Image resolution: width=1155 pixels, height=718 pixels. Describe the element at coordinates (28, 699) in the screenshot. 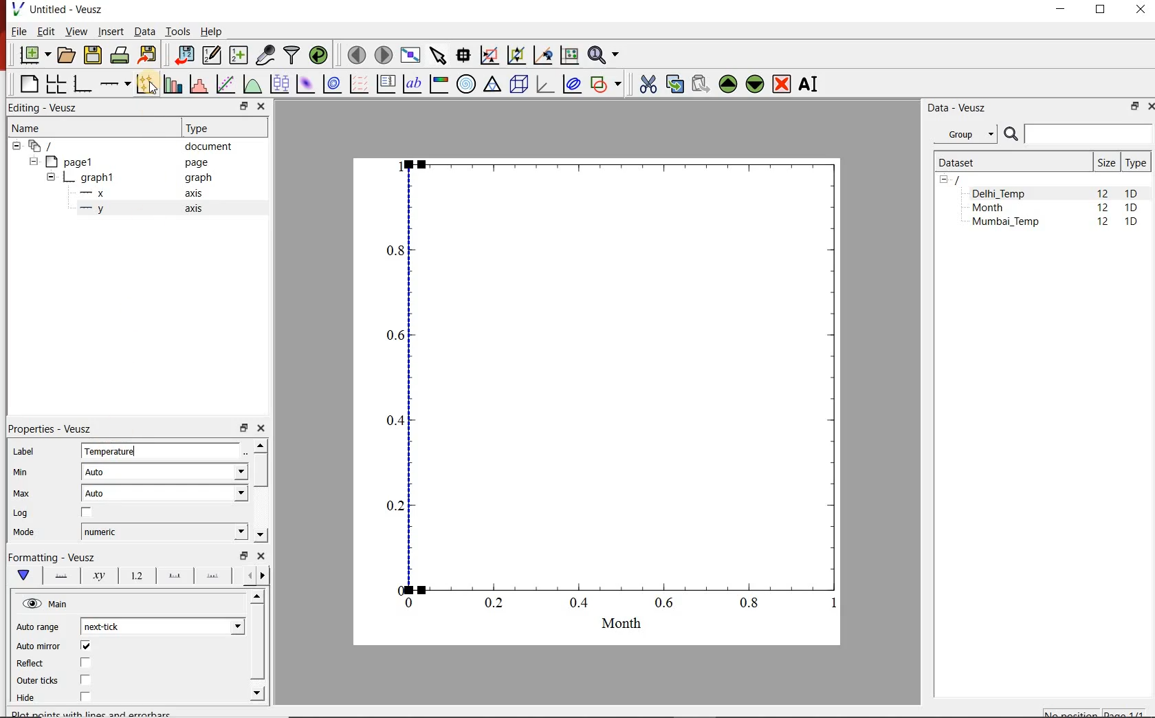

I see `Hide` at that location.